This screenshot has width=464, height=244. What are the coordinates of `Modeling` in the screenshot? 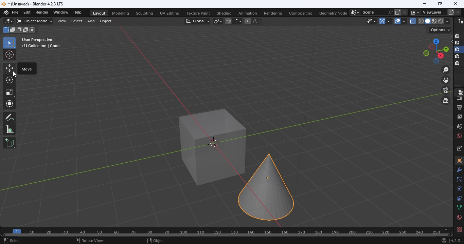 It's located at (120, 13).